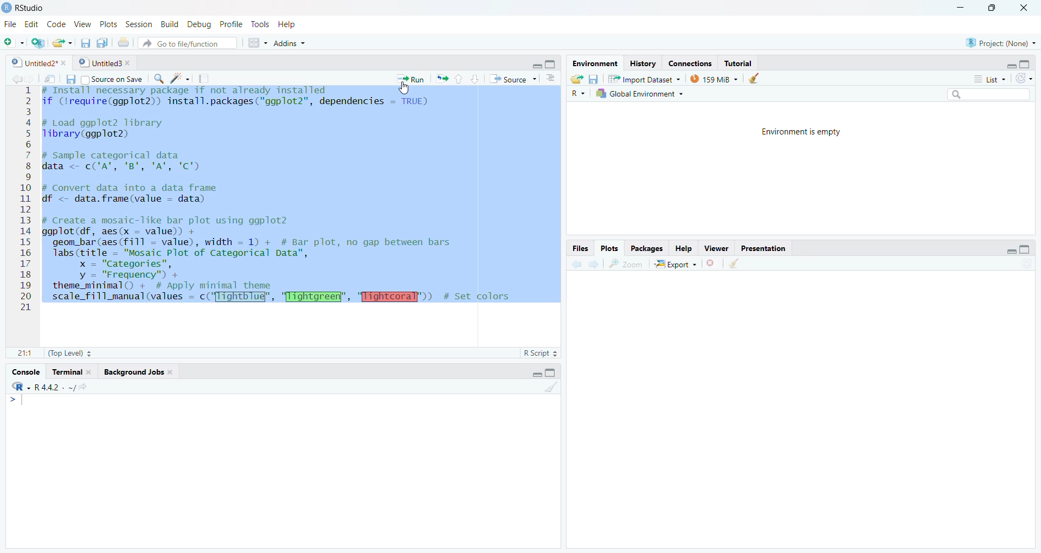  Describe the element at coordinates (83, 44) in the screenshot. I see `Save` at that location.